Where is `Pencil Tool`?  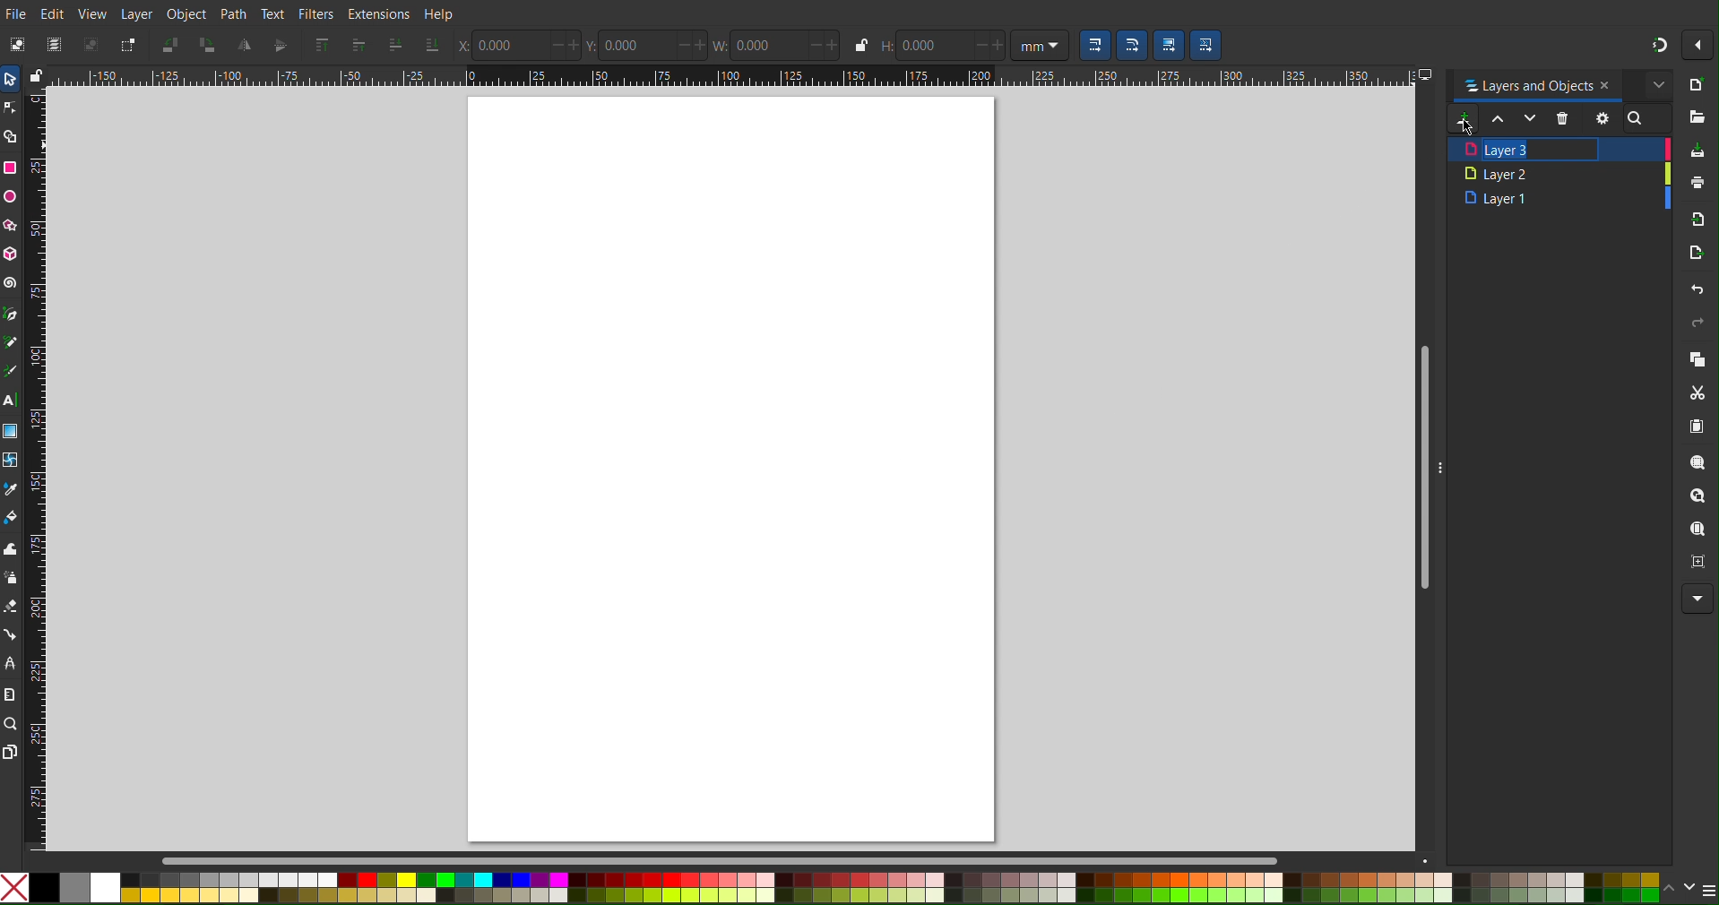
Pencil Tool is located at coordinates (13, 342).